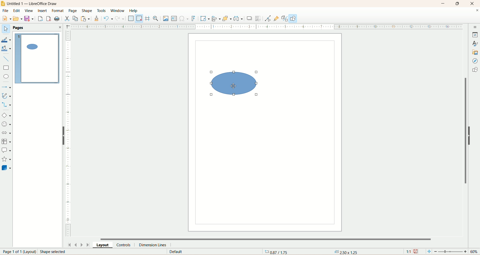 Image resolution: width=480 pixels, height=255 pixels. Describe the element at coordinates (33, 3) in the screenshot. I see `title` at that location.